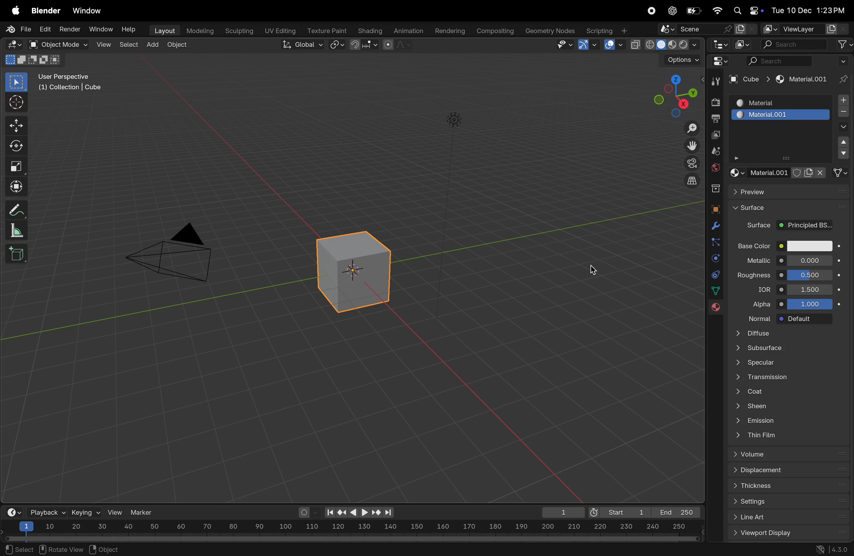 The width and height of the screenshot is (854, 556). What do you see at coordinates (365, 45) in the screenshot?
I see `transform point` at bounding box center [365, 45].